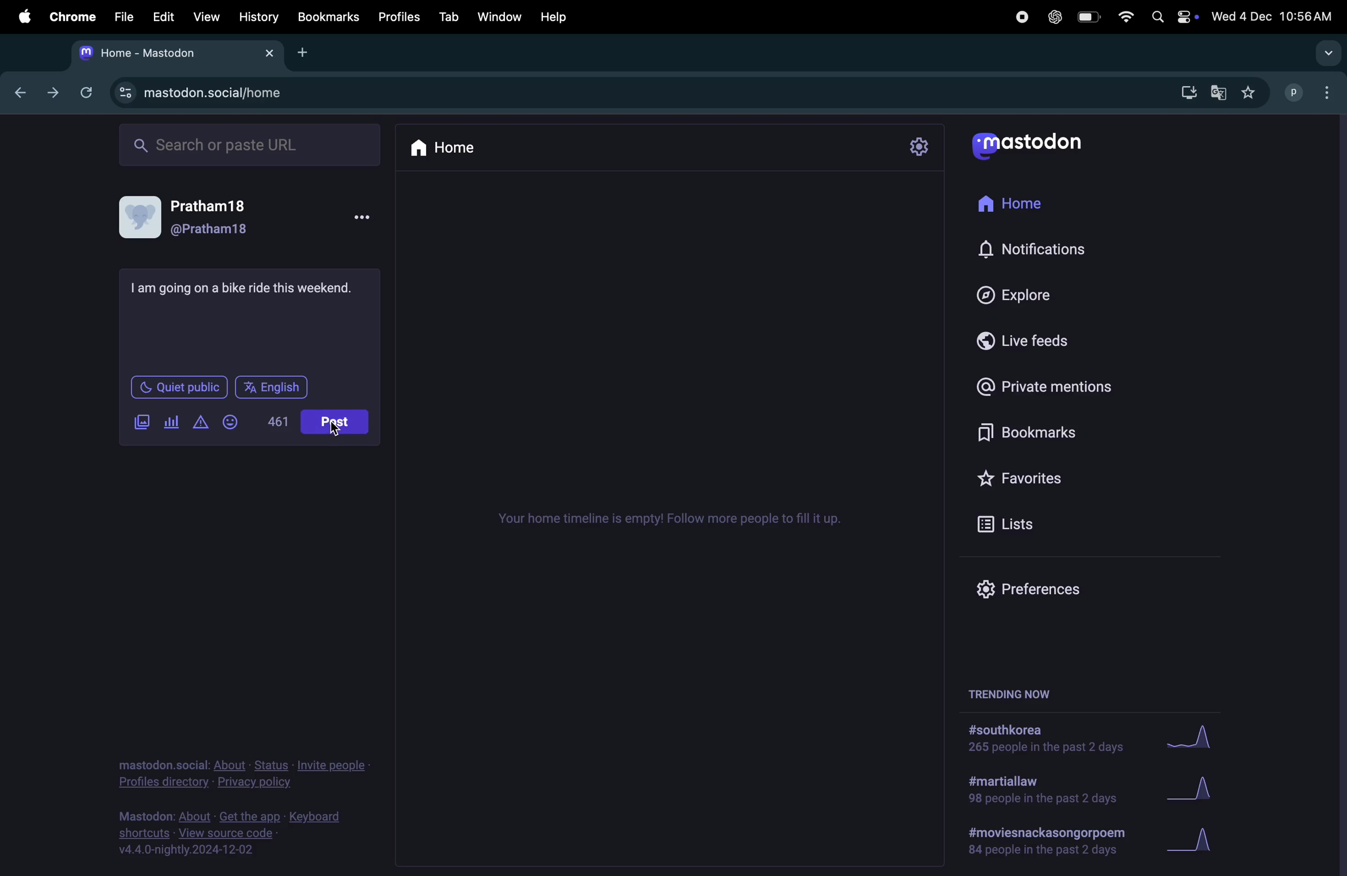 The image size is (1347, 876). What do you see at coordinates (1273, 14) in the screenshot?
I see `date and time` at bounding box center [1273, 14].